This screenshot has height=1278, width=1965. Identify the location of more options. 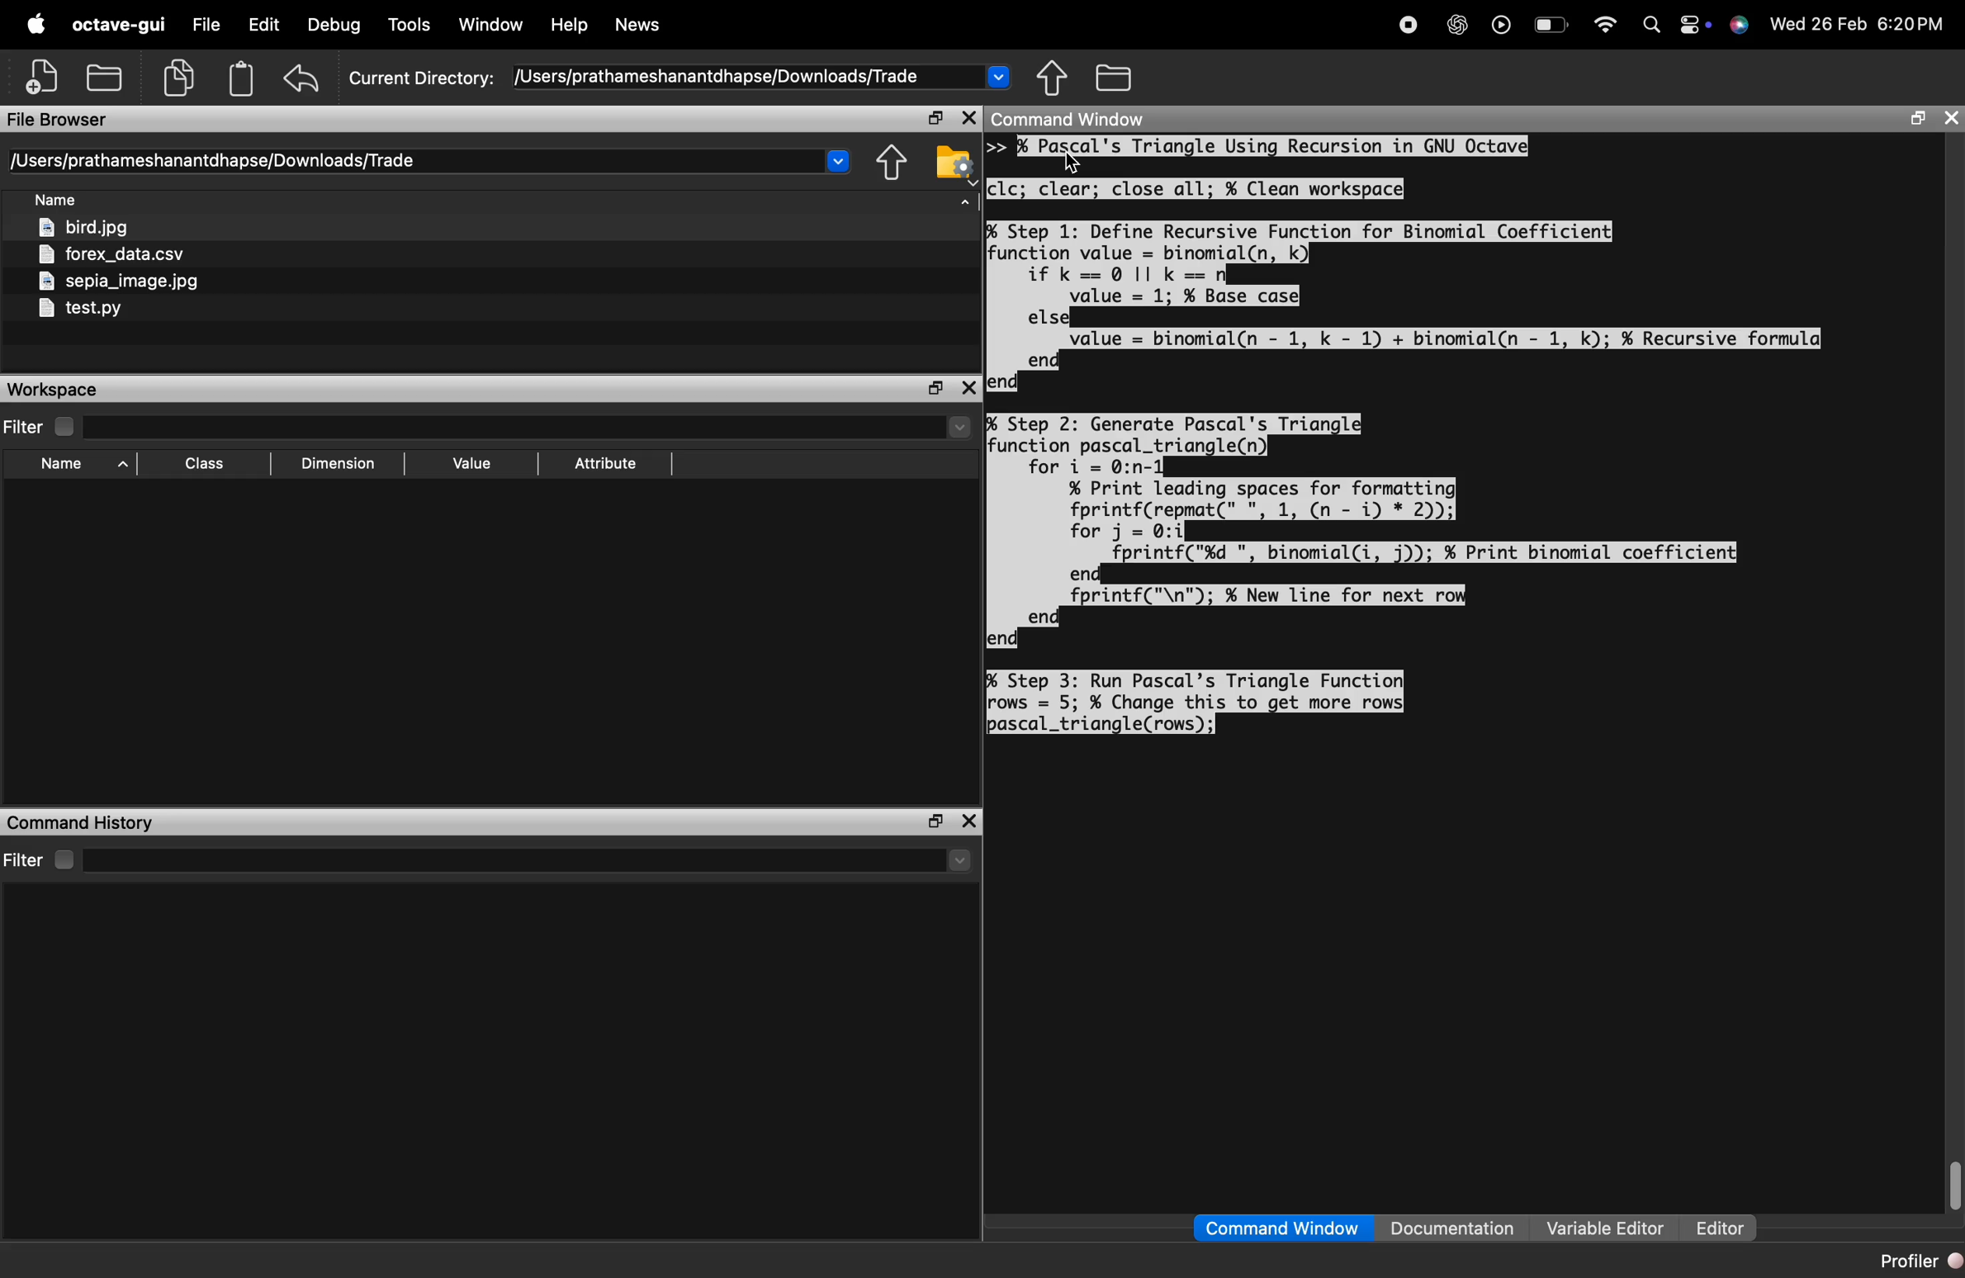
(1694, 23).